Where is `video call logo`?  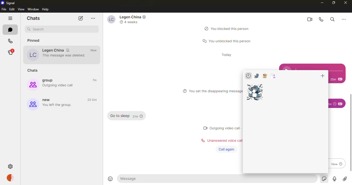 video call logo is located at coordinates (205, 128).